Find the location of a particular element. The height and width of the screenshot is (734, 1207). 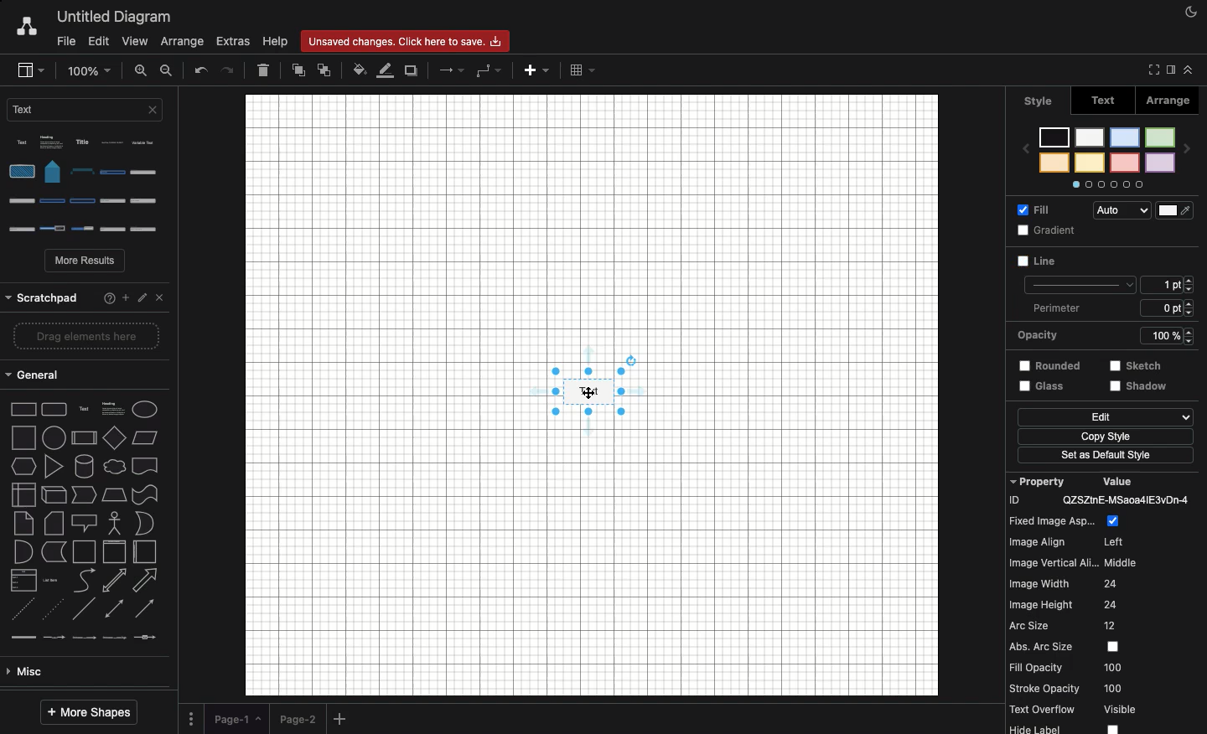

Sidebar is located at coordinates (29, 70).